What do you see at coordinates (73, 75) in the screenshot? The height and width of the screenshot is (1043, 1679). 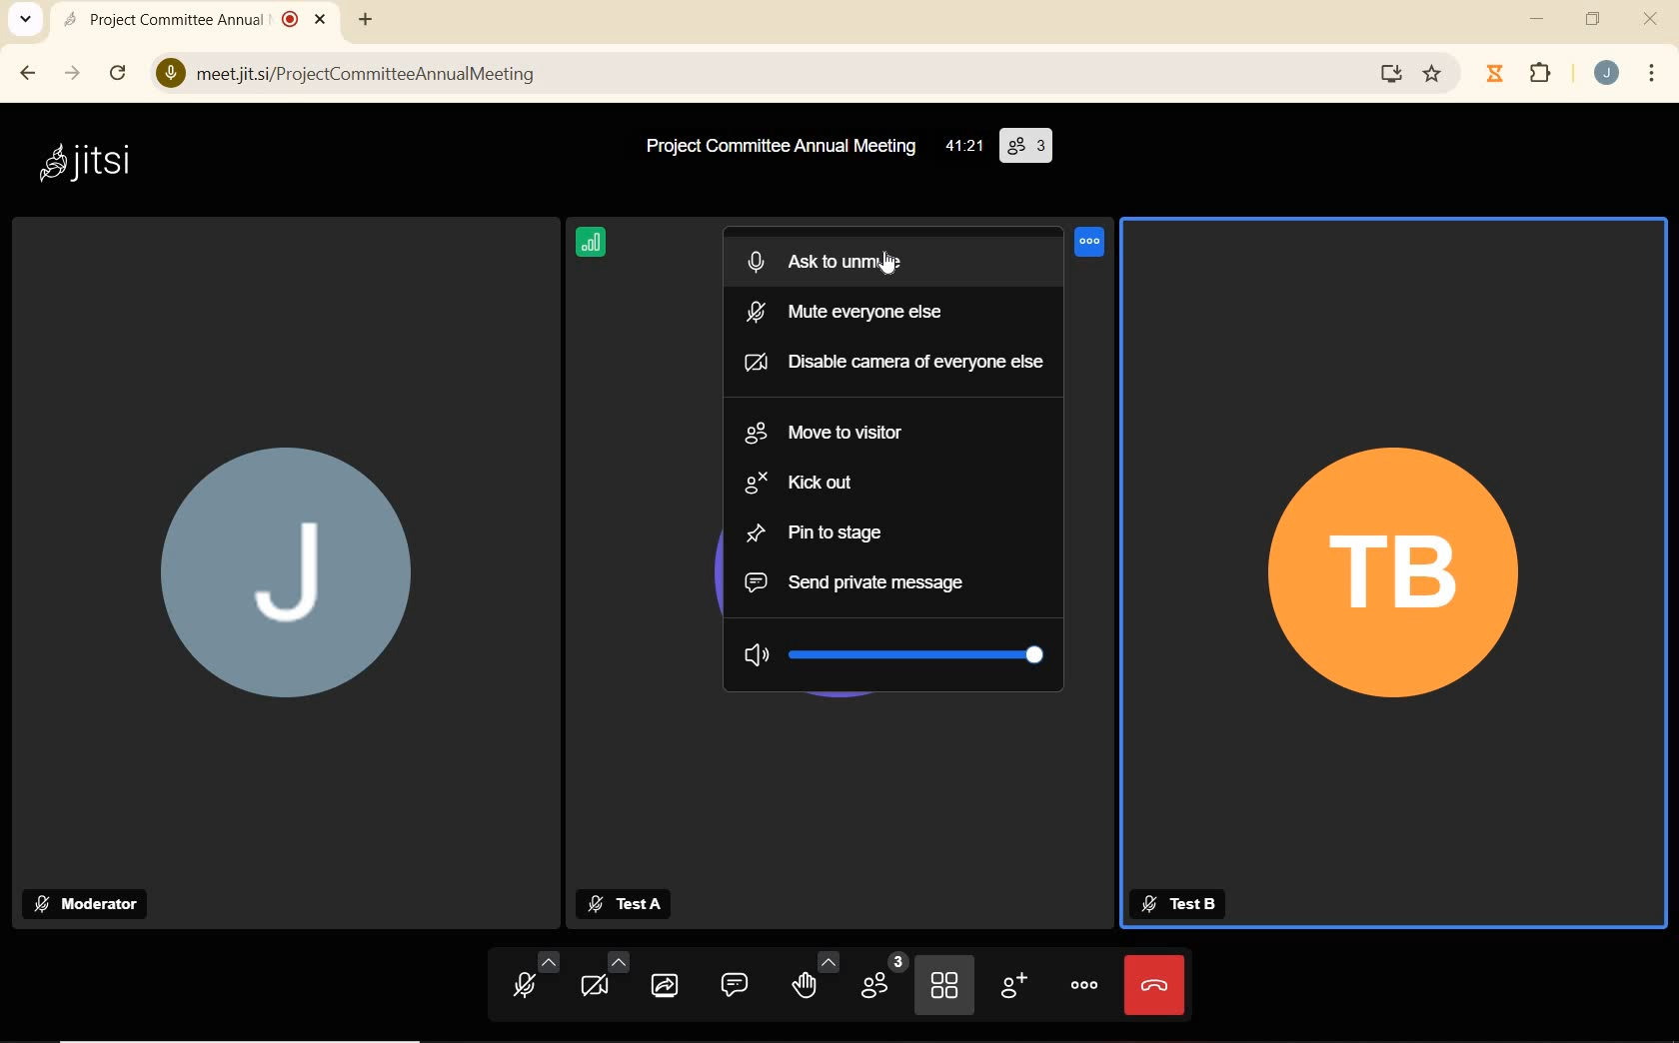 I see `FORWARD` at bounding box center [73, 75].